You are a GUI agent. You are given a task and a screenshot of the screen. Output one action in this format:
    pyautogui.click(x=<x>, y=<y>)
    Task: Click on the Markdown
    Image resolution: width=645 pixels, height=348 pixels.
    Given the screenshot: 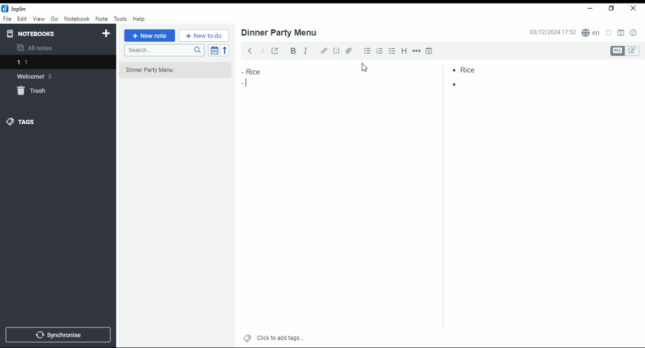 What is the action you would take?
    pyautogui.click(x=617, y=51)
    